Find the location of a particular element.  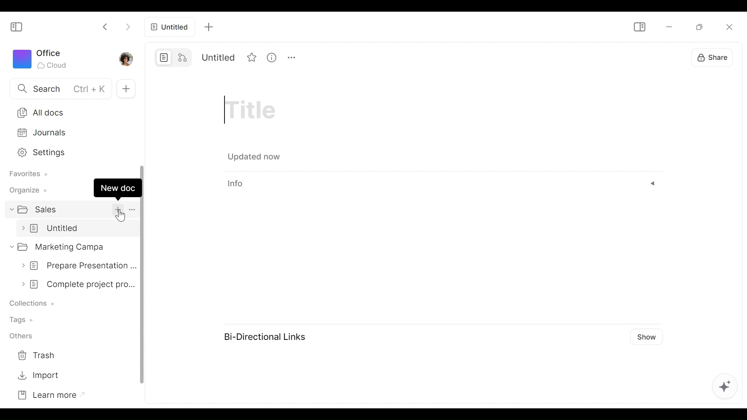

vertical scroll bar is located at coordinates (142, 338).